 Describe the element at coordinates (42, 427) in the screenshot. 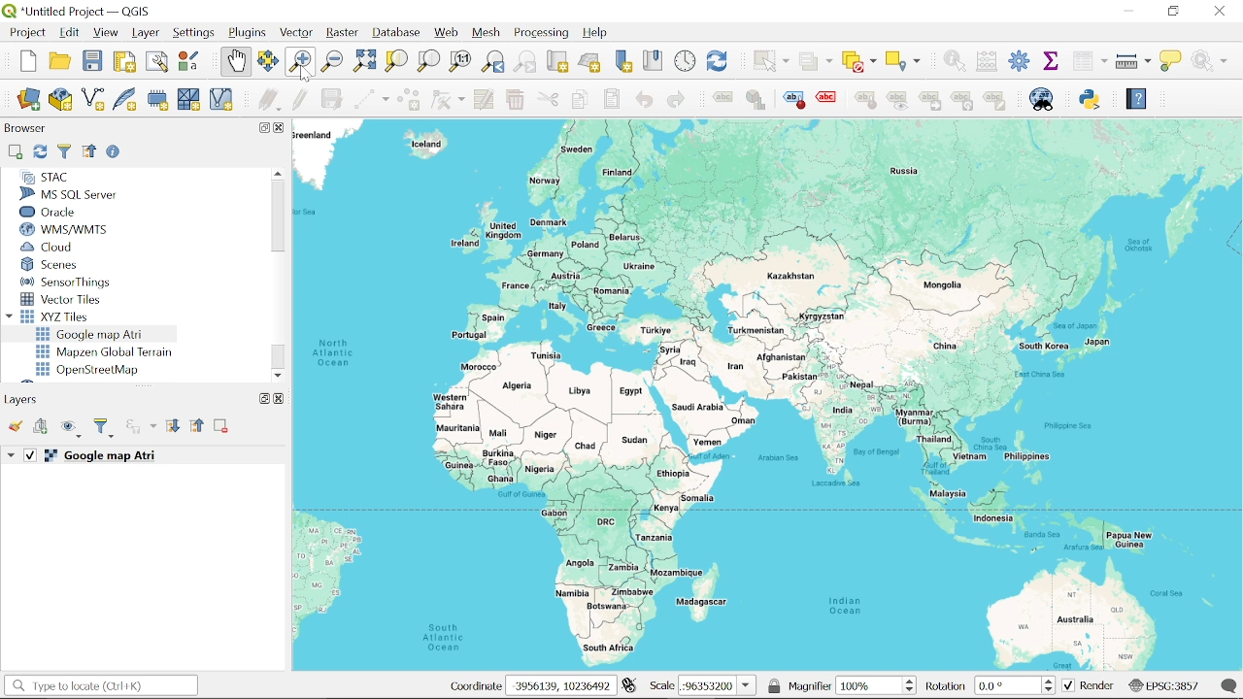

I see `Add group` at that location.